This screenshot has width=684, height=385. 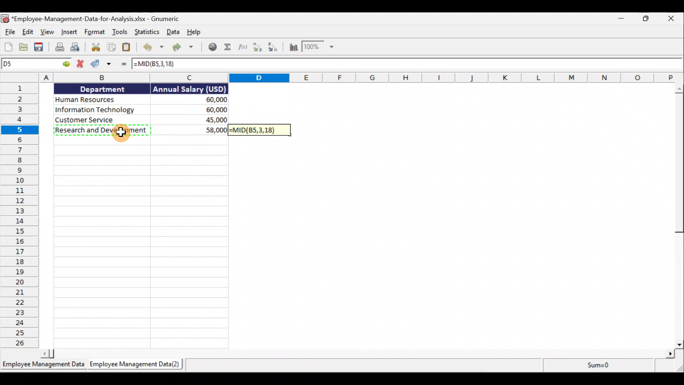 What do you see at coordinates (110, 47) in the screenshot?
I see `Copy selection` at bounding box center [110, 47].